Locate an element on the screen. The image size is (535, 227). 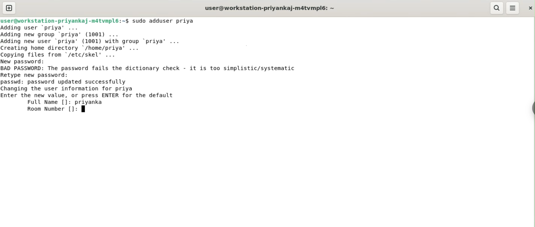
priyanka is located at coordinates (90, 102).